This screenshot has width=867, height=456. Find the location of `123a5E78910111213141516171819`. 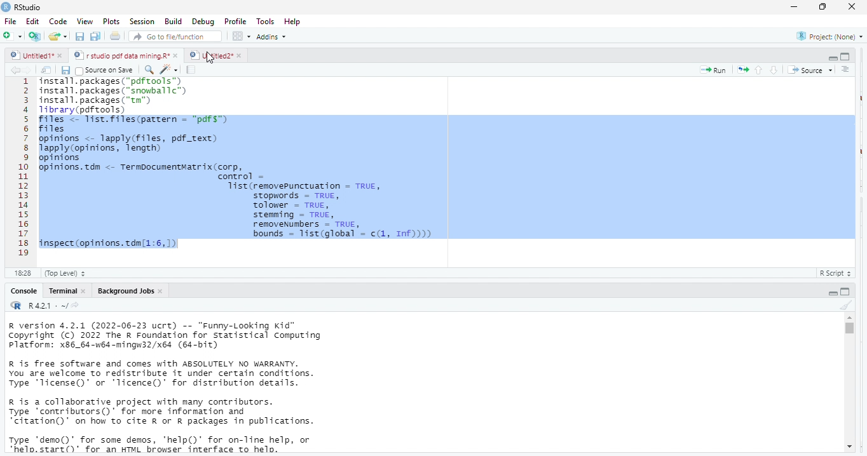

123a5E78910111213141516171819 is located at coordinates (24, 168).